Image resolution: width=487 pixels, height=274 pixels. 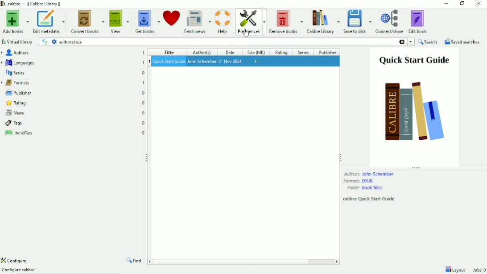 I want to click on Search, so click(x=429, y=42).